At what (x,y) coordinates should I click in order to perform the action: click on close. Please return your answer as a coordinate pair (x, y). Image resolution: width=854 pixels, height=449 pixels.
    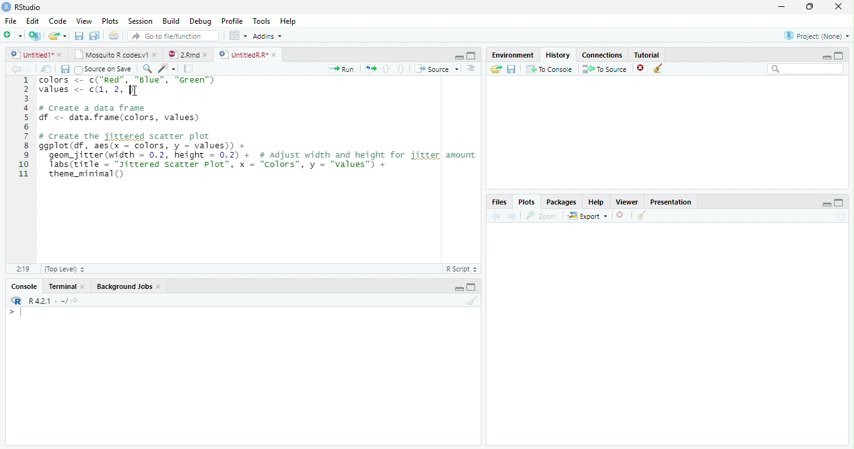
    Looking at the image, I should click on (59, 55).